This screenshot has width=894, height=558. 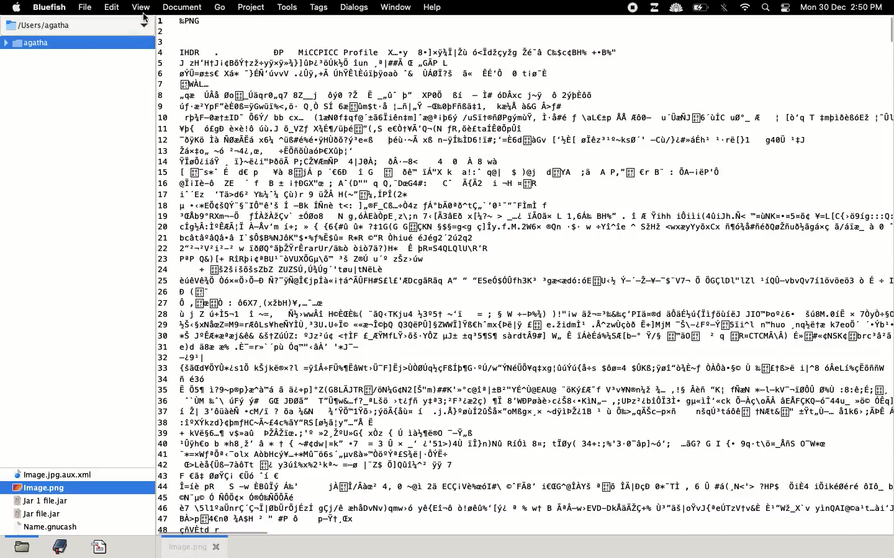 I want to click on jar 1 file jar, so click(x=43, y=501).